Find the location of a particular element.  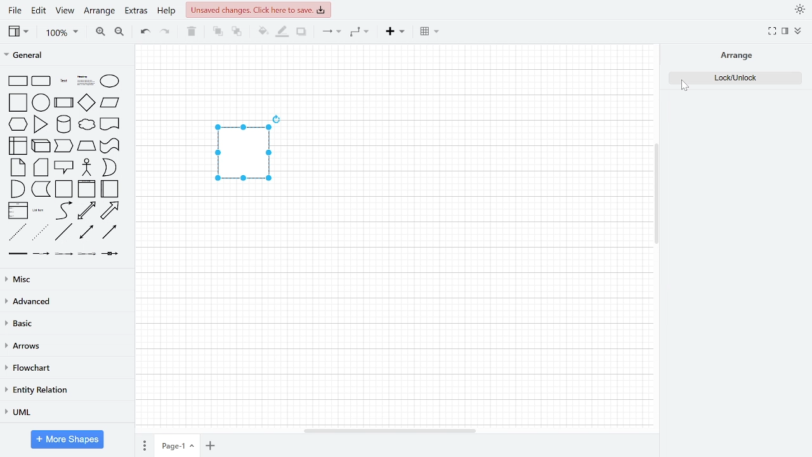

fill color is located at coordinates (261, 30).